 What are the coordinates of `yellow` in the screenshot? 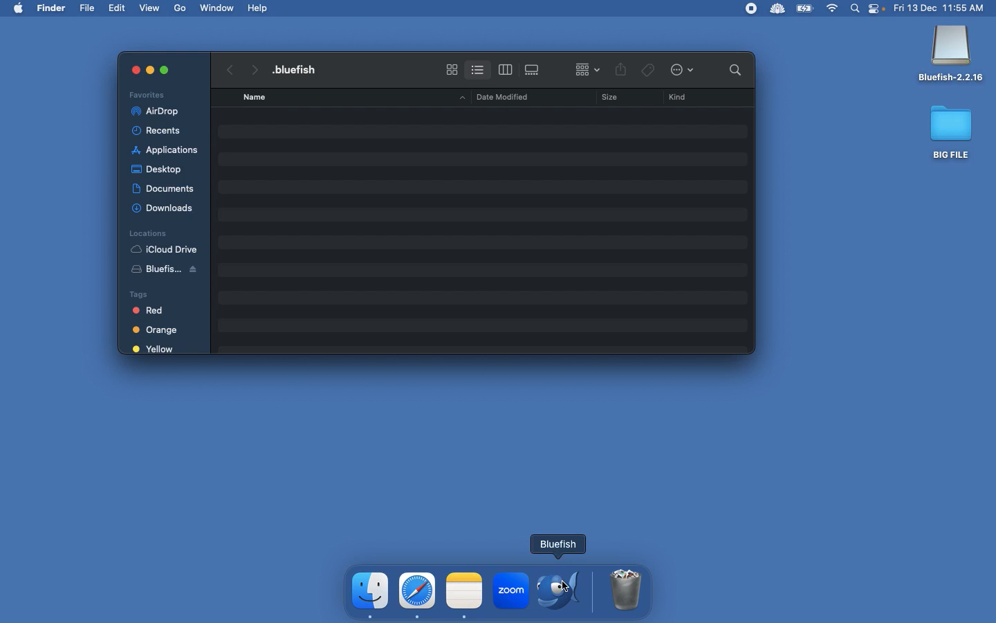 It's located at (154, 350).